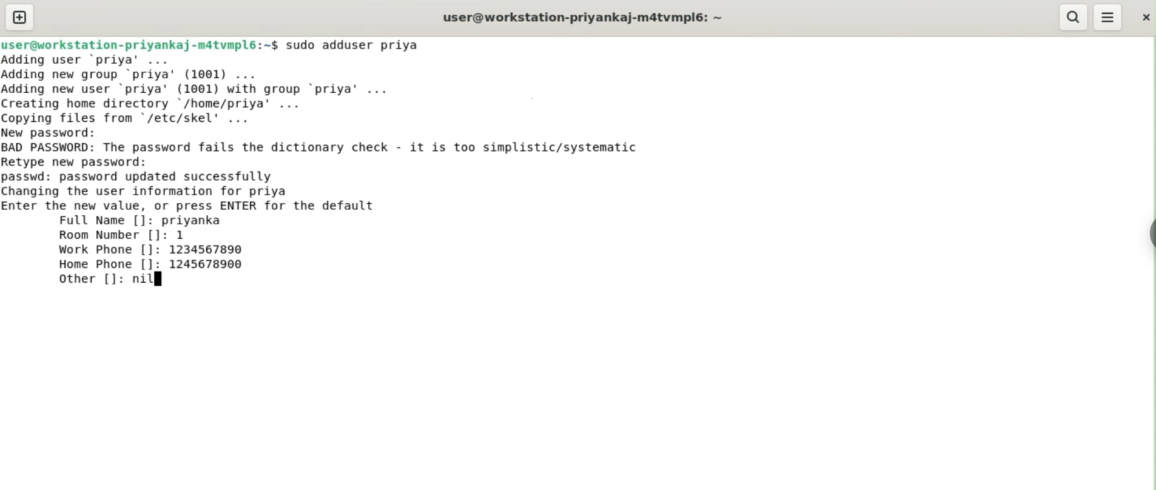  What do you see at coordinates (1109, 18) in the screenshot?
I see `menu` at bounding box center [1109, 18].